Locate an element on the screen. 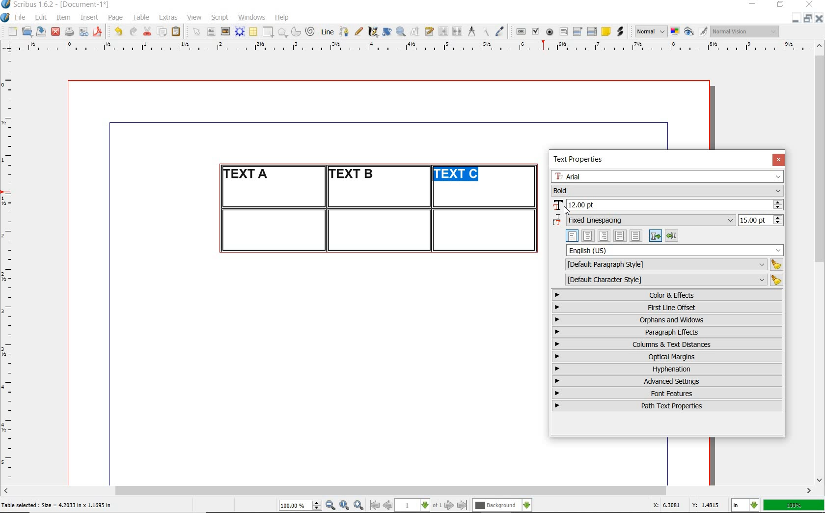 The height and width of the screenshot is (513, 825). cut is located at coordinates (147, 31).